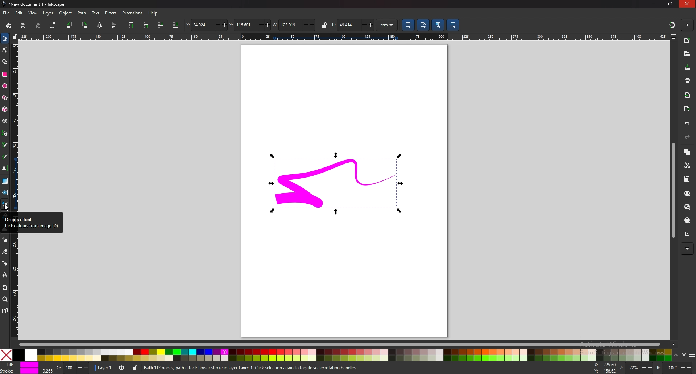  Describe the element at coordinates (423, 25) in the screenshot. I see `scale radii` at that location.